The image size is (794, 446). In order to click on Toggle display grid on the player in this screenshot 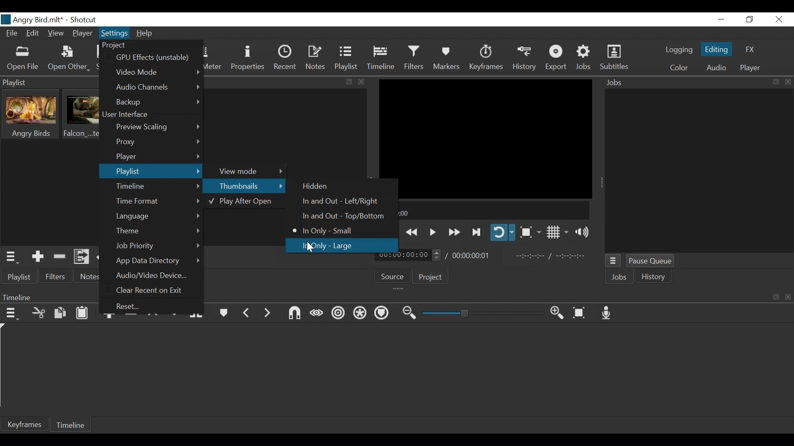, I will do `click(557, 232)`.